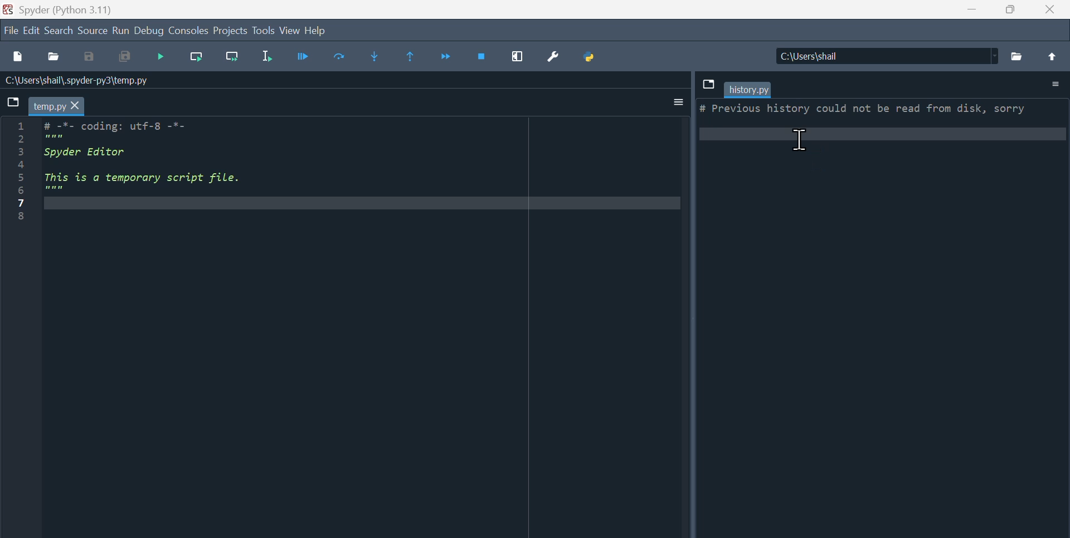 The width and height of the screenshot is (1070, 538). What do you see at coordinates (230, 31) in the screenshot?
I see `Projects` at bounding box center [230, 31].